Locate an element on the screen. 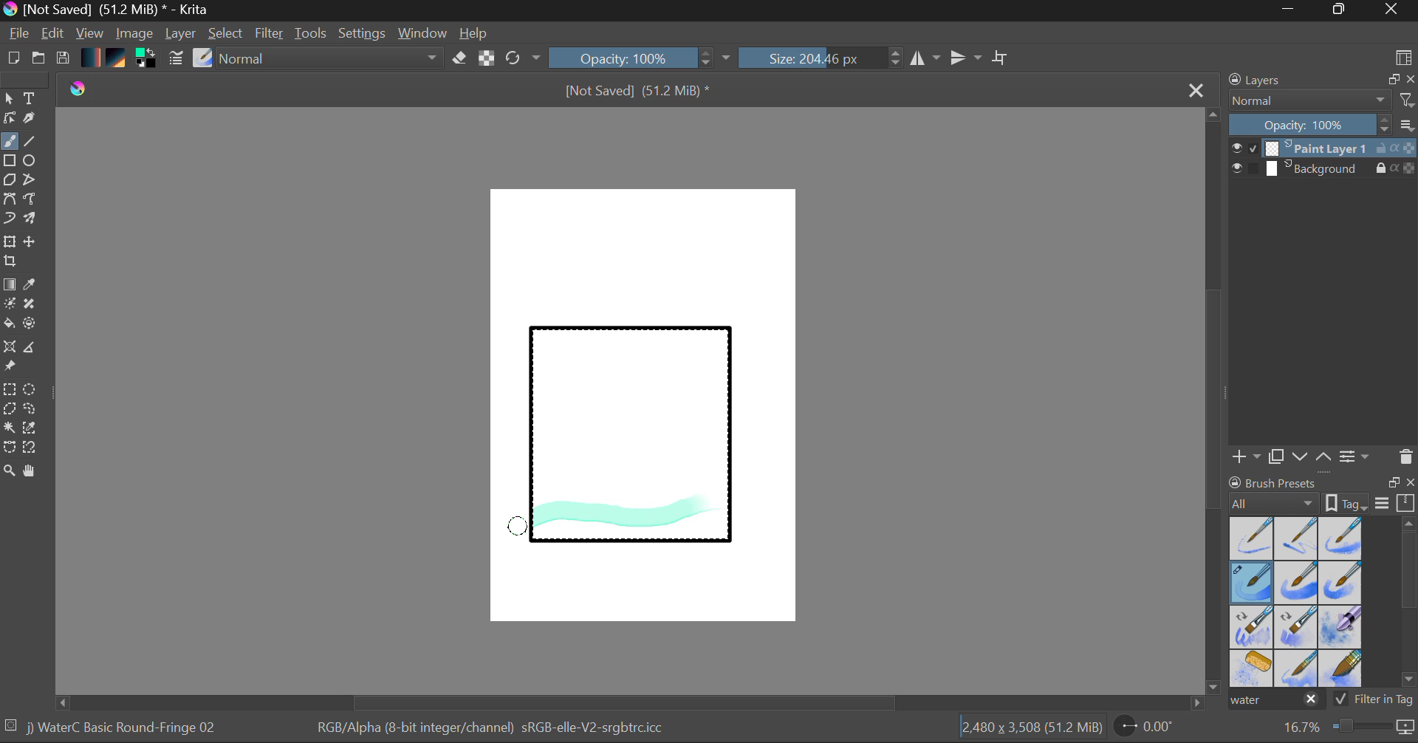  Select Brush Preset is located at coordinates (203, 58).